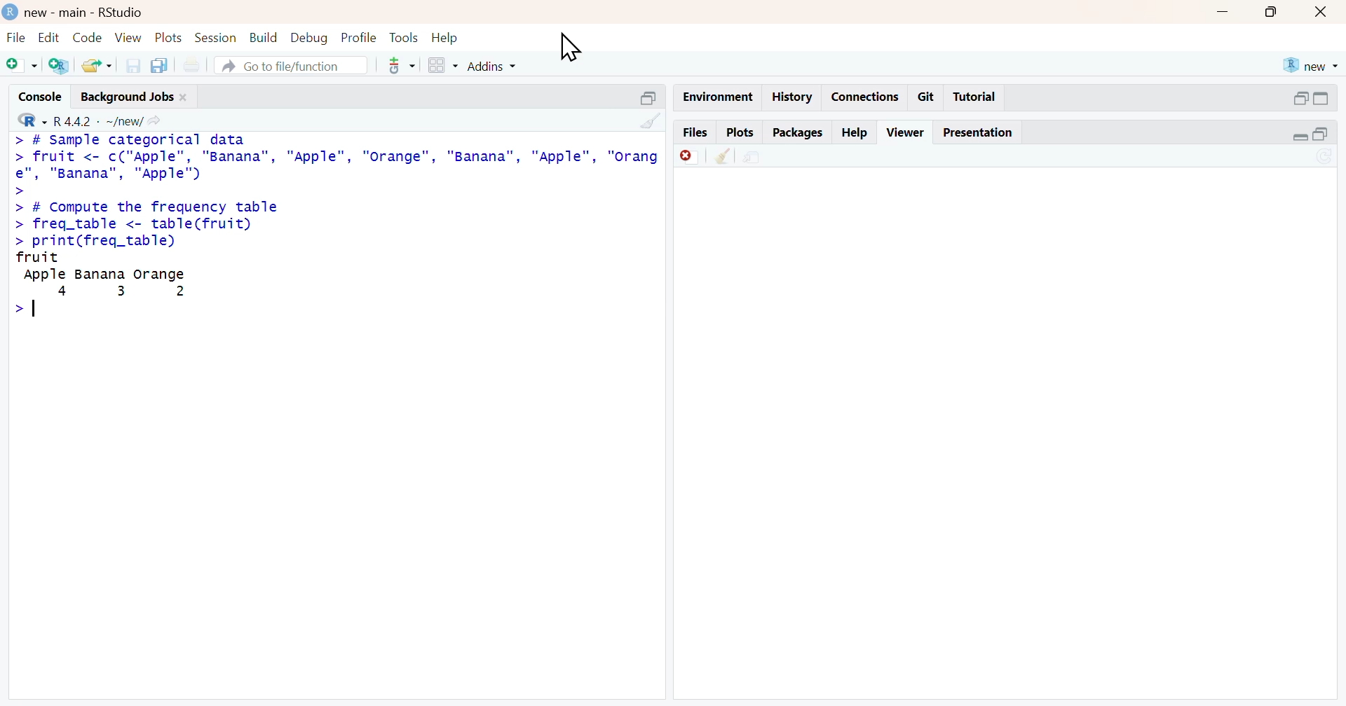  What do you see at coordinates (96, 66) in the screenshot?
I see `open an existing file` at bounding box center [96, 66].